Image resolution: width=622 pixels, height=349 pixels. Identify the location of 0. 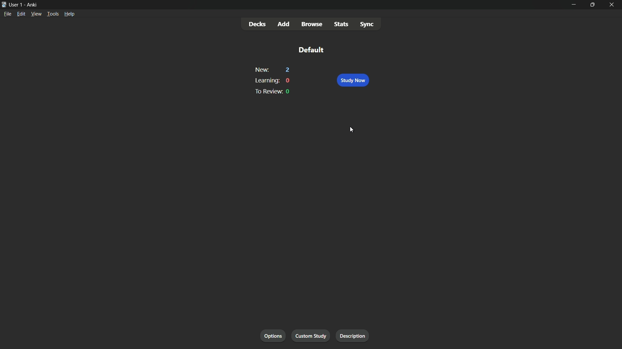
(289, 91).